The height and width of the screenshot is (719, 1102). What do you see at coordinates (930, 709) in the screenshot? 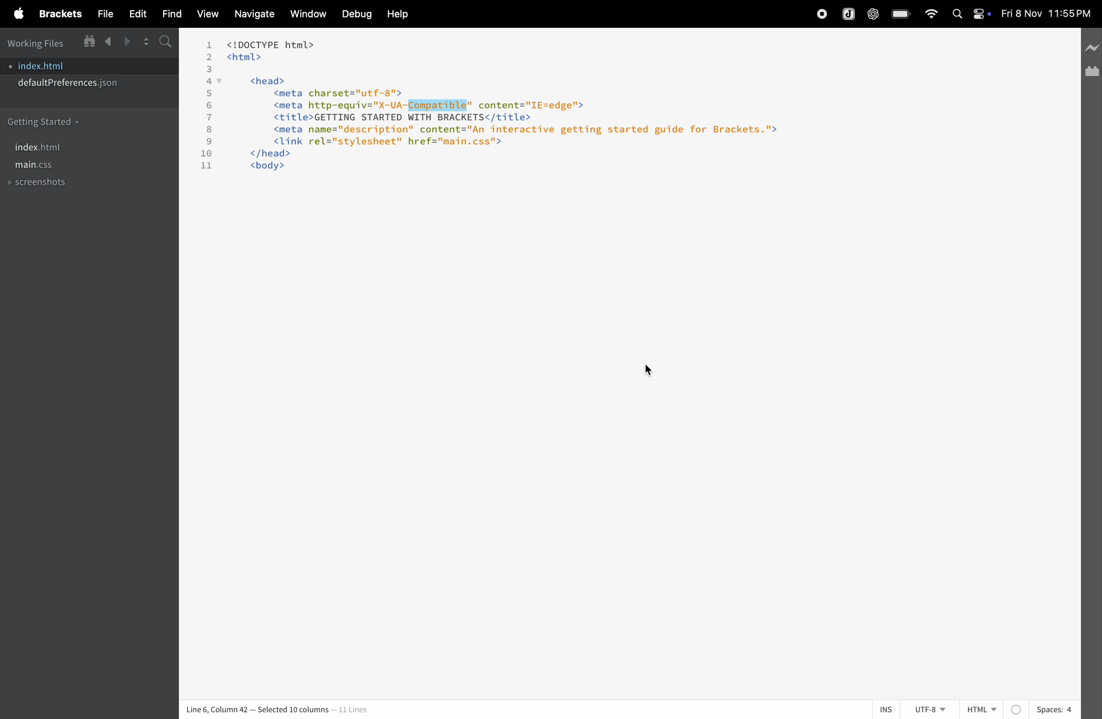
I see `utf-8` at bounding box center [930, 709].